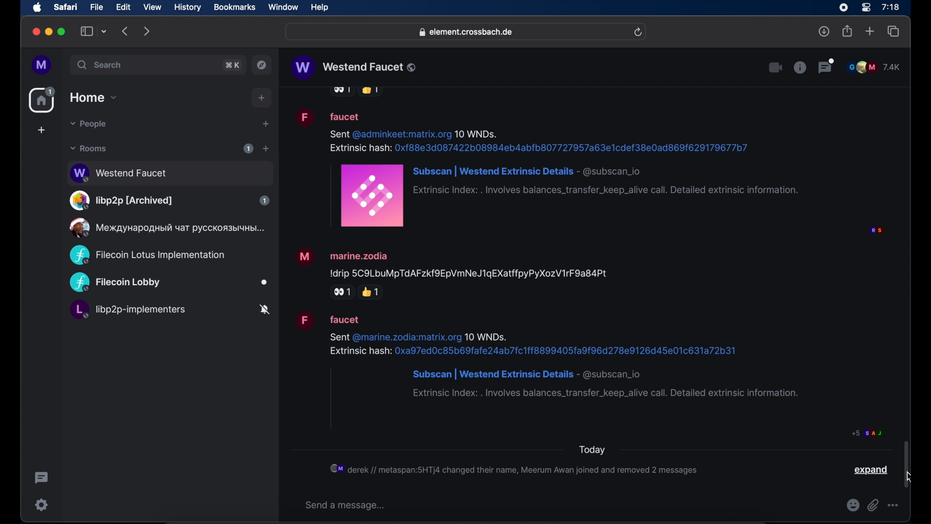  Describe the element at coordinates (165, 228) in the screenshot. I see `public room` at that location.